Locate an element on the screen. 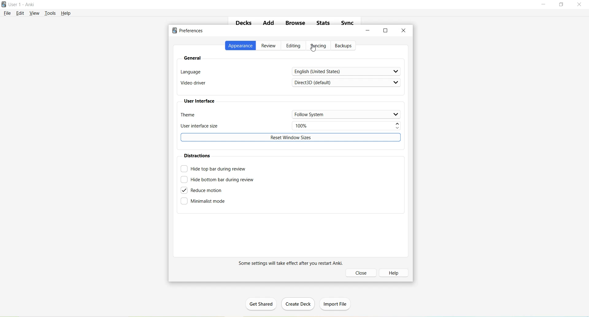 This screenshot has width=589, height=317. Hide top bar during review is located at coordinates (213, 169).